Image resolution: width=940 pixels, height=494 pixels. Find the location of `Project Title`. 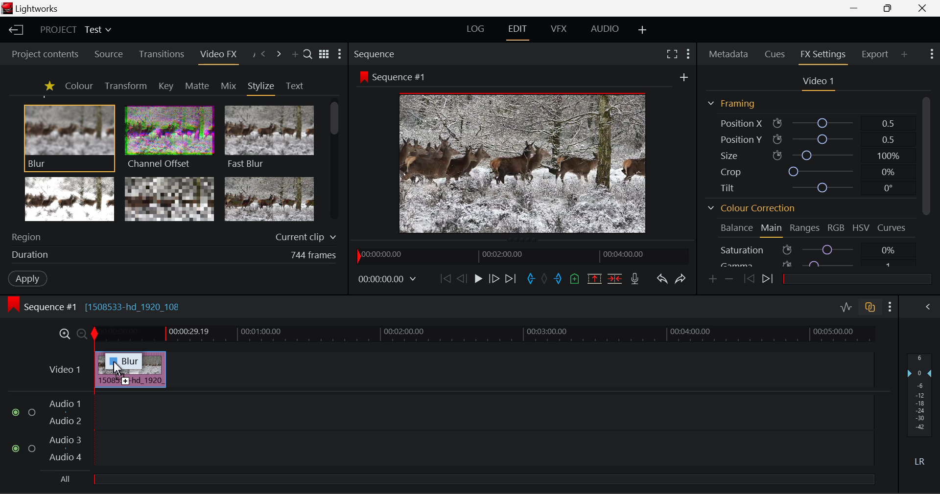

Project Title is located at coordinates (74, 31).